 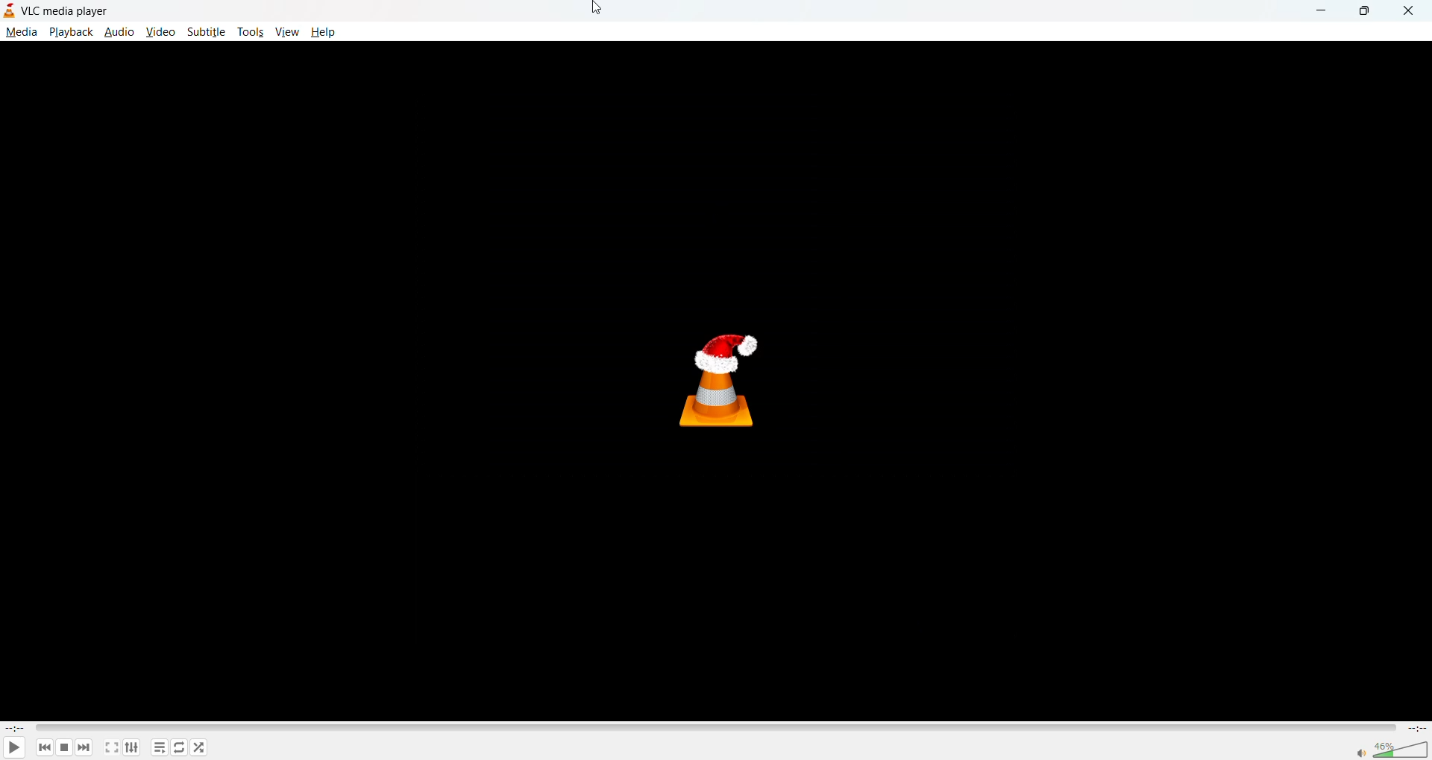 I want to click on video, so click(x=159, y=32).